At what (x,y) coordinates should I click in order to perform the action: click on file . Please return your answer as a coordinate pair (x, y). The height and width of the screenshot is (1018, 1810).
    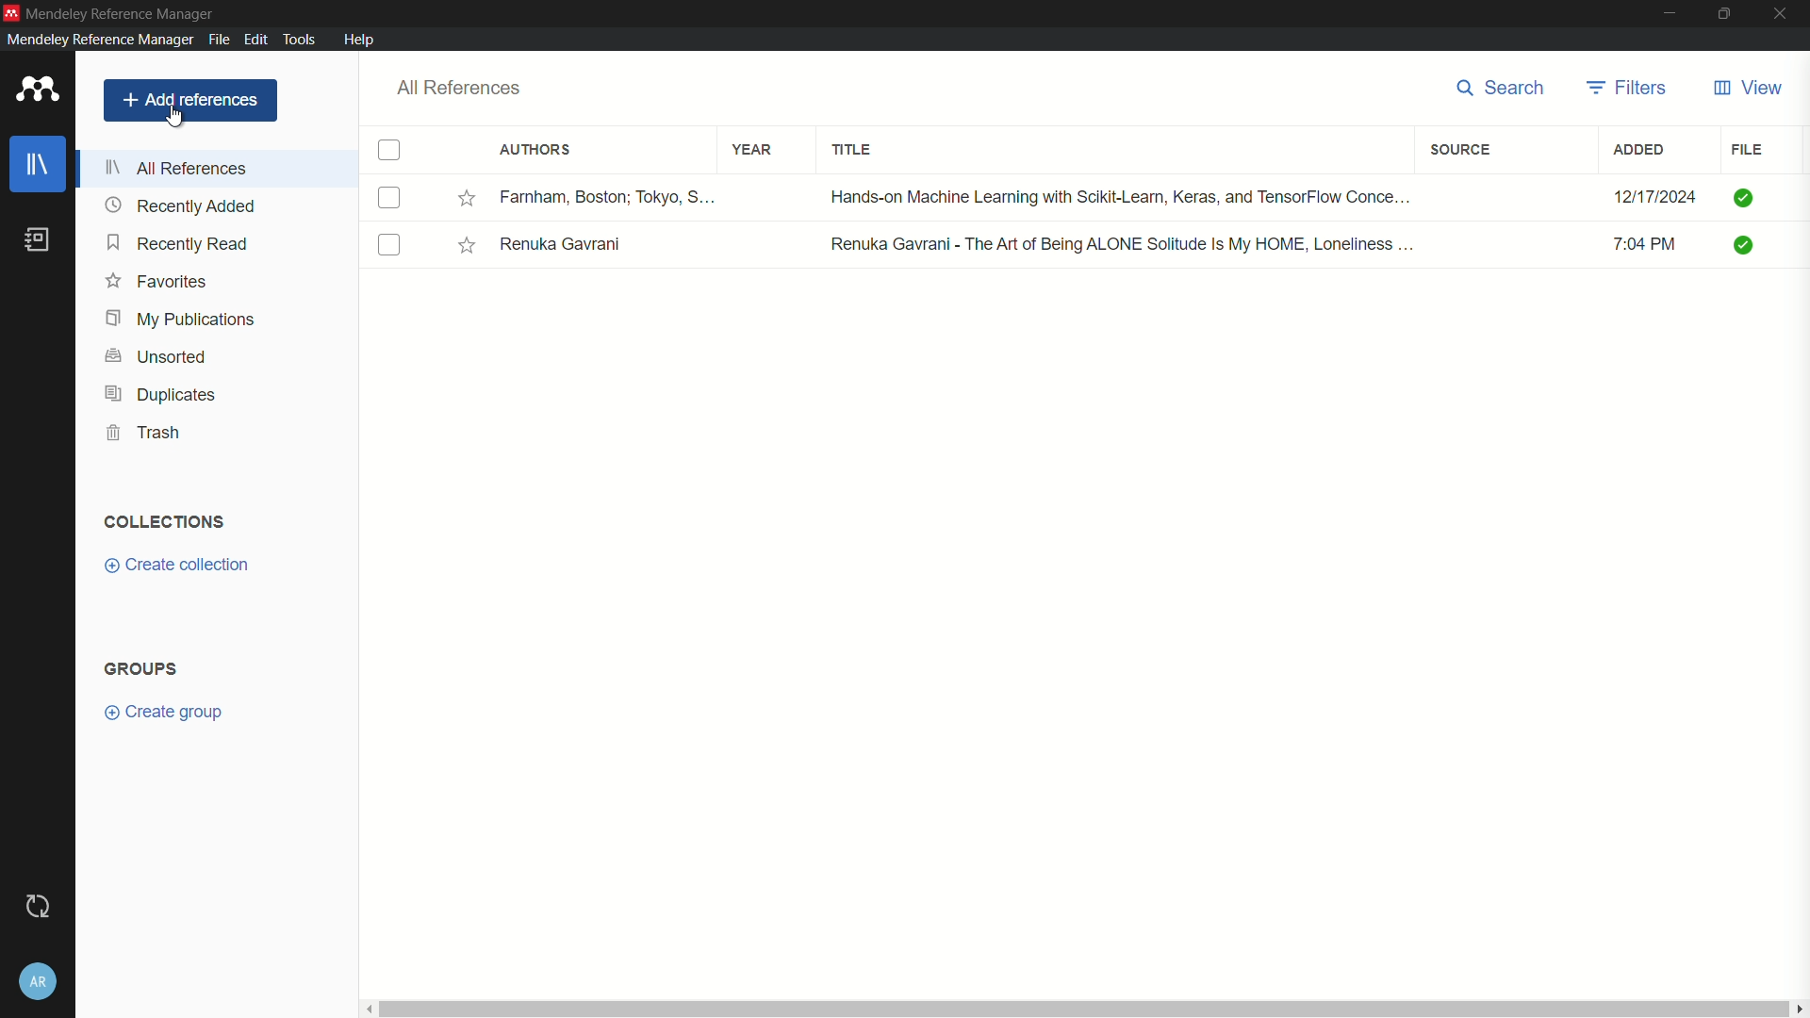
    Looking at the image, I should click on (220, 39).